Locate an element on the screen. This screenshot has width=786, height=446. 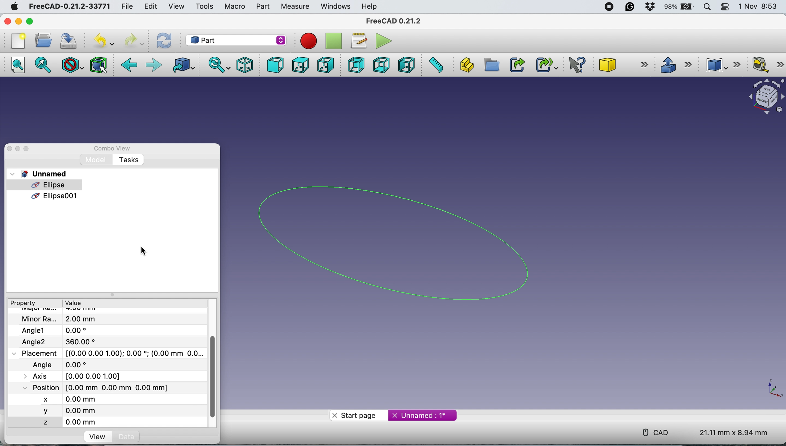
fit all is located at coordinates (18, 65).